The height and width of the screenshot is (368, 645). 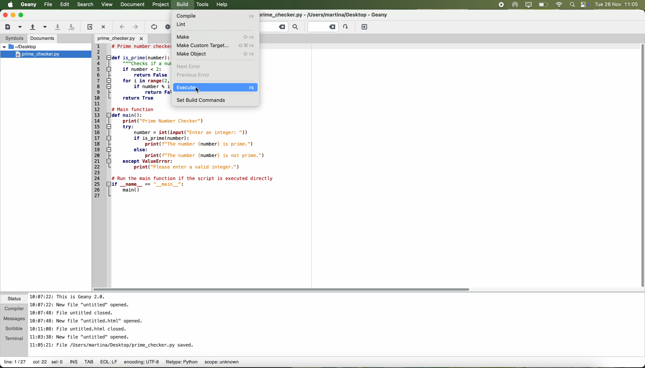 I want to click on navigate back, so click(x=122, y=27).